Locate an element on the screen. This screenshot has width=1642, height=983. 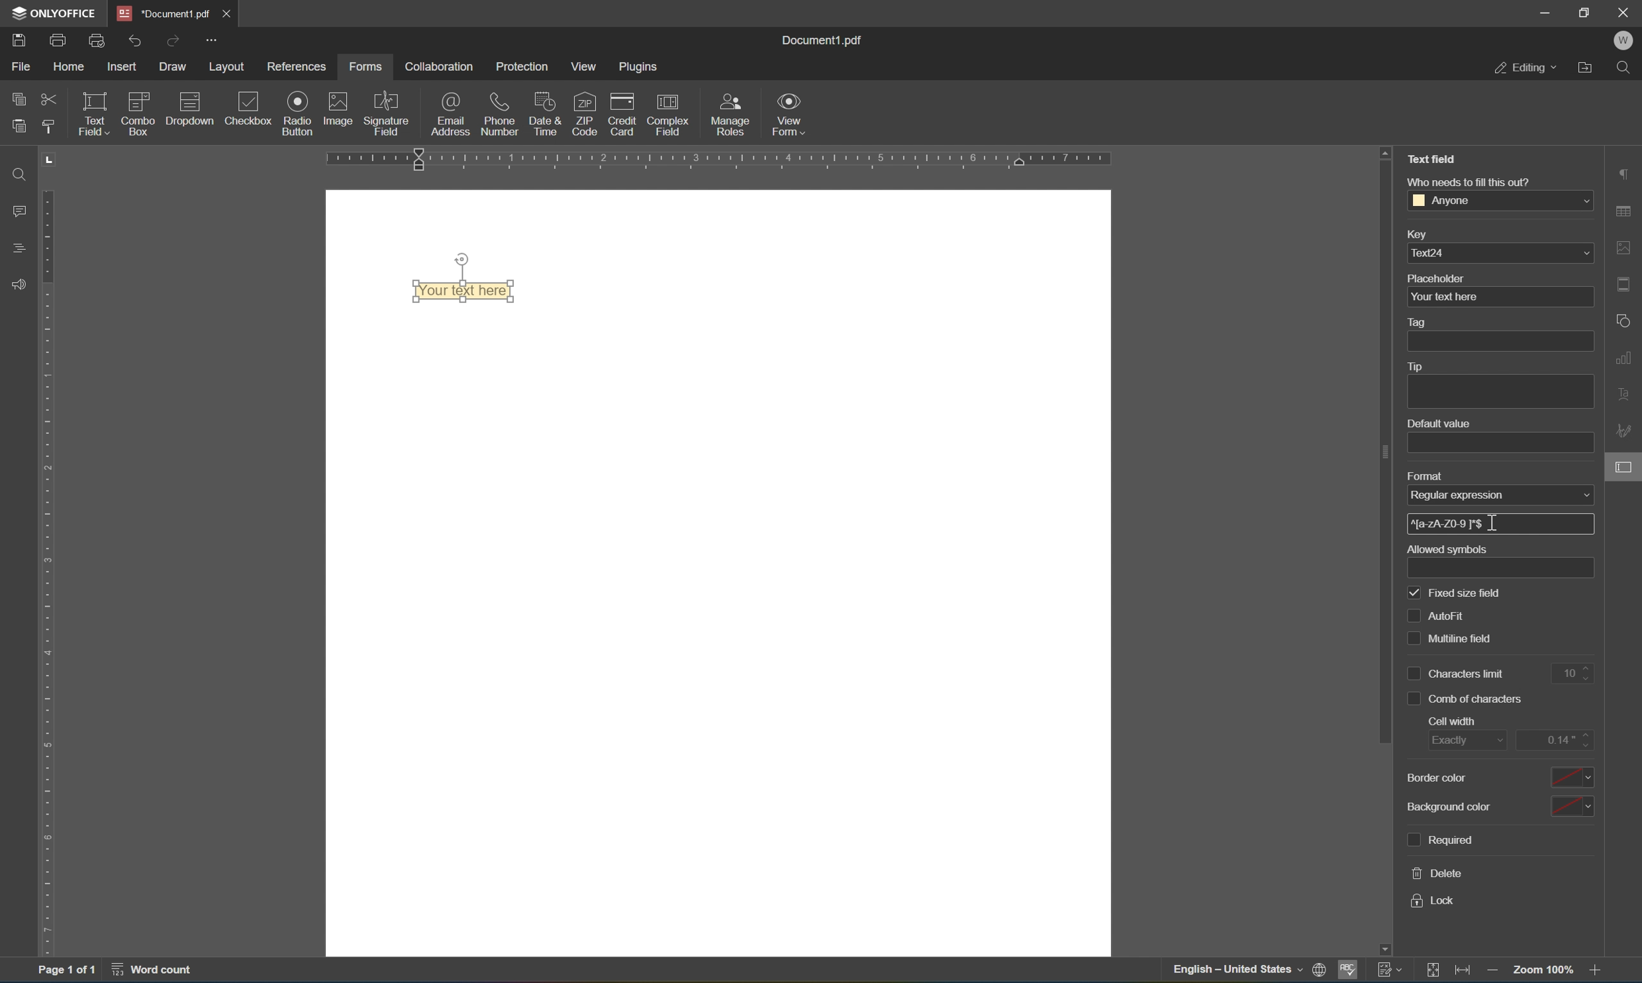
email address is located at coordinates (451, 113).